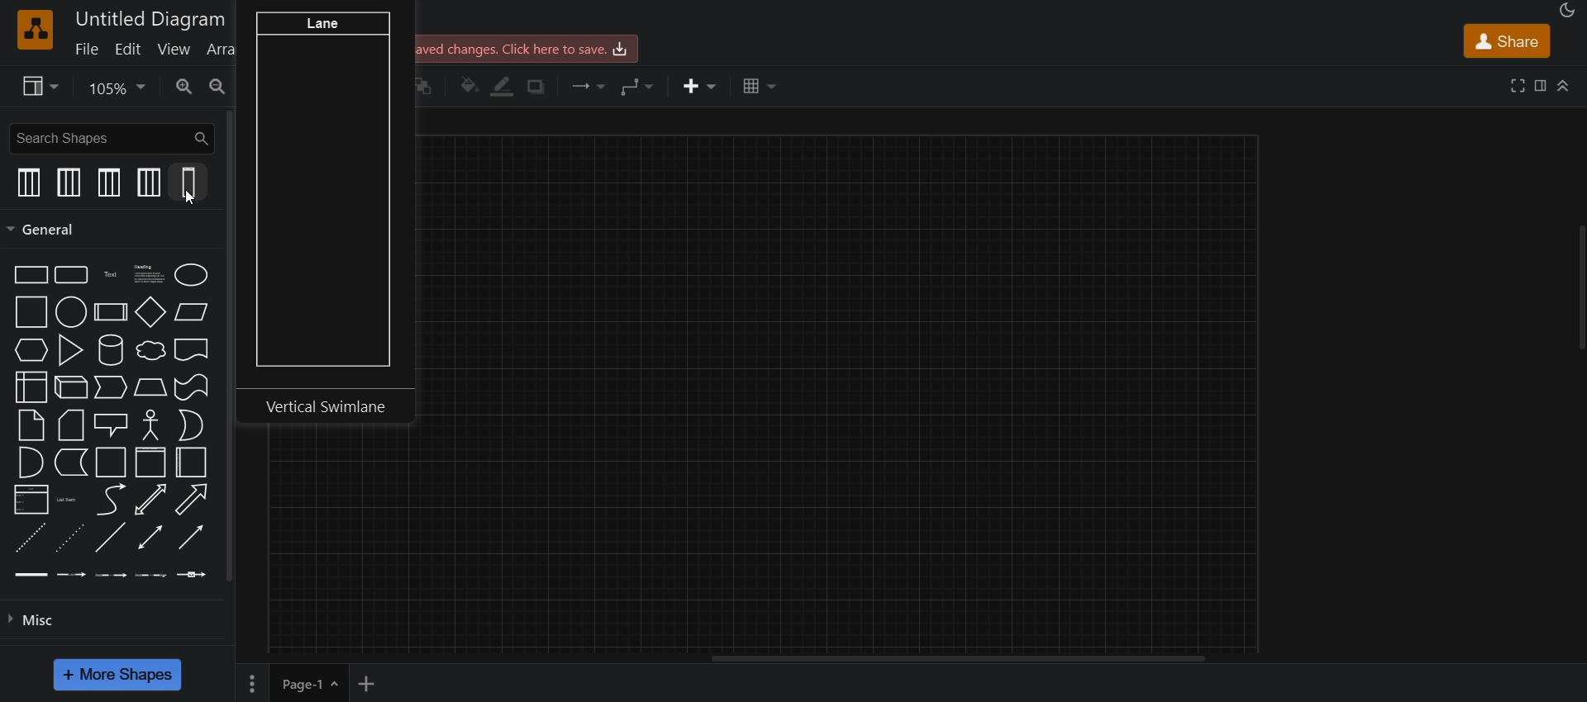 Image resolution: width=1587 pixels, height=702 pixels. What do you see at coordinates (193, 576) in the screenshot?
I see `connector with symbol` at bounding box center [193, 576].